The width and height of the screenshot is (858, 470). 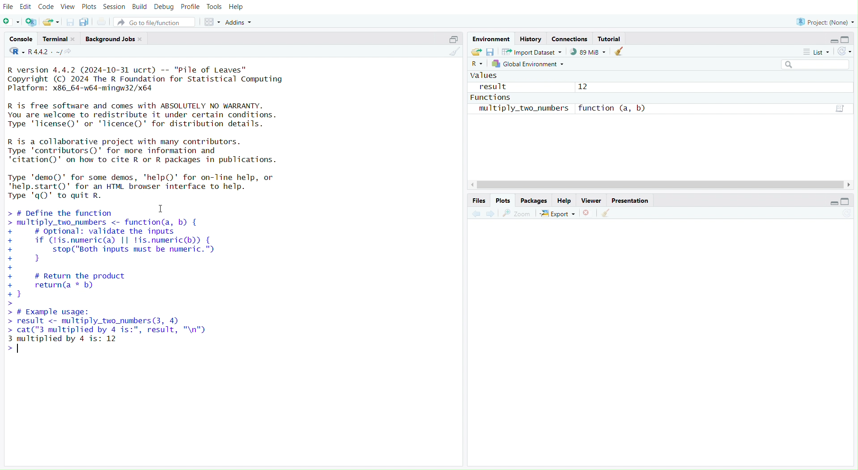 What do you see at coordinates (834, 41) in the screenshot?
I see `Minimize` at bounding box center [834, 41].